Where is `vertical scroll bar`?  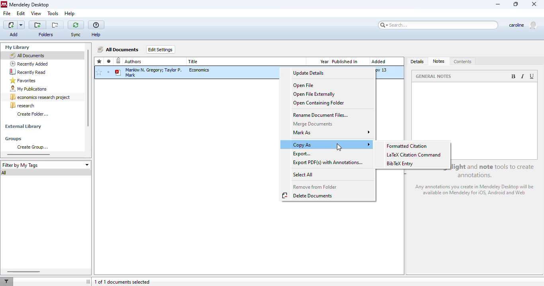
vertical scroll bar is located at coordinates (88, 88).